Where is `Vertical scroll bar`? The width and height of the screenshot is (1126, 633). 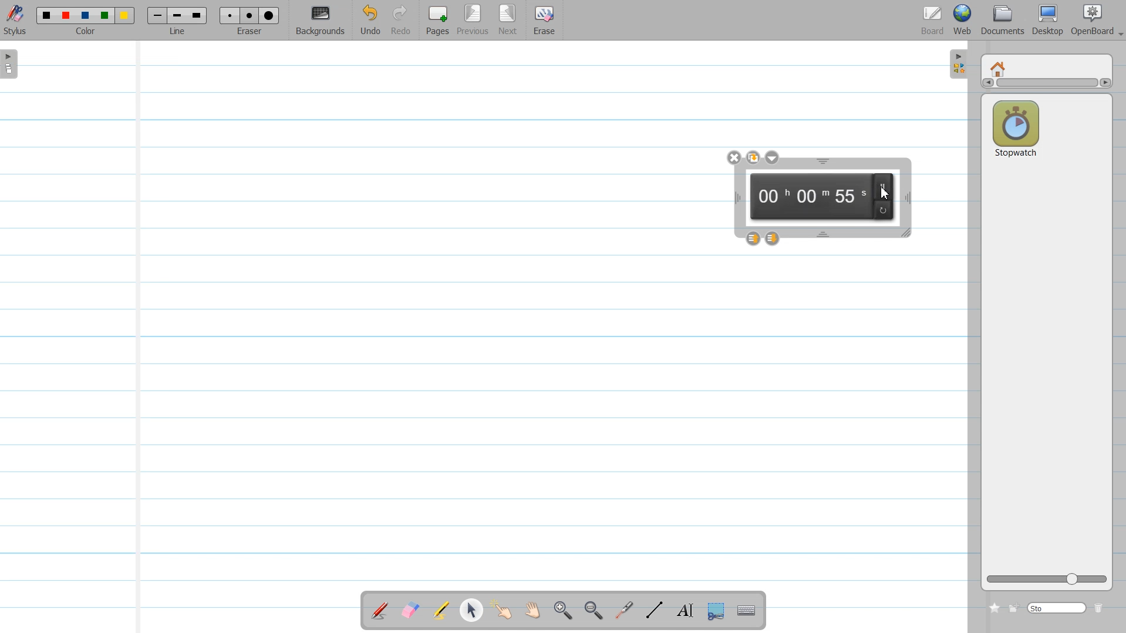
Vertical scroll bar is located at coordinates (1046, 85).